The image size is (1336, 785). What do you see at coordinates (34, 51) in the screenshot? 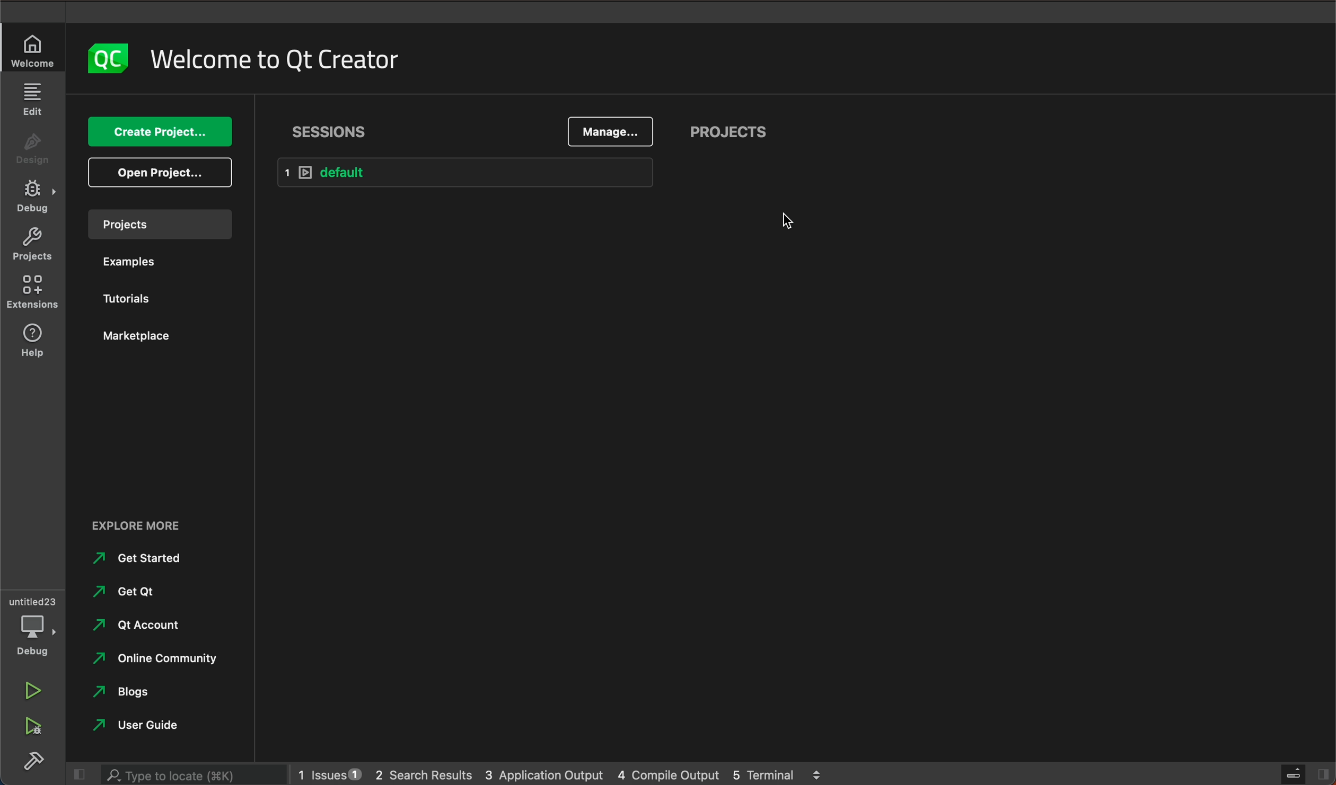
I see `welcome` at bounding box center [34, 51].